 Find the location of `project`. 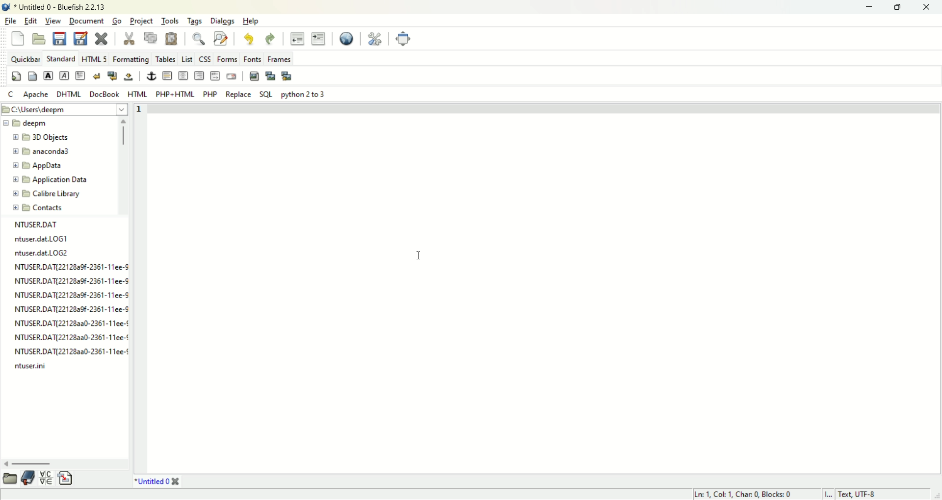

project is located at coordinates (140, 22).